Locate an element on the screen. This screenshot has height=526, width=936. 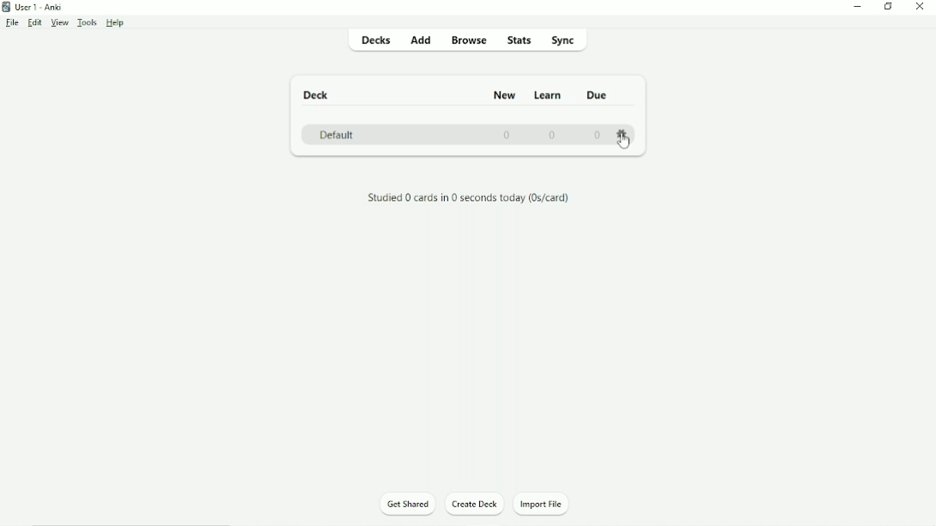
New is located at coordinates (506, 96).